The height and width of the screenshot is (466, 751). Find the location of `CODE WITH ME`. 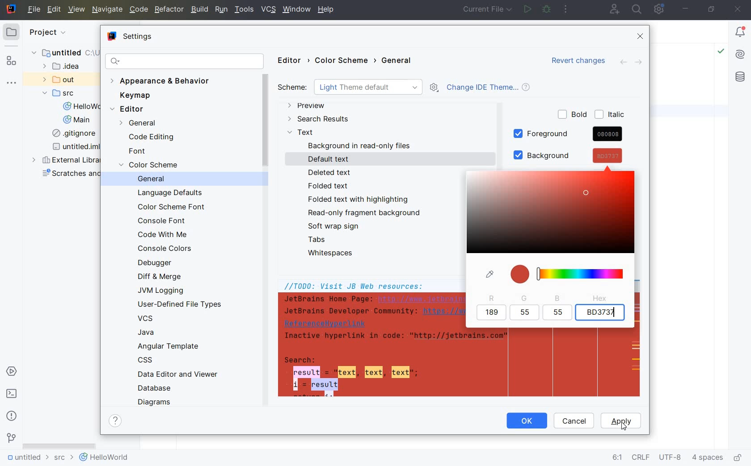

CODE WITH ME is located at coordinates (164, 236).